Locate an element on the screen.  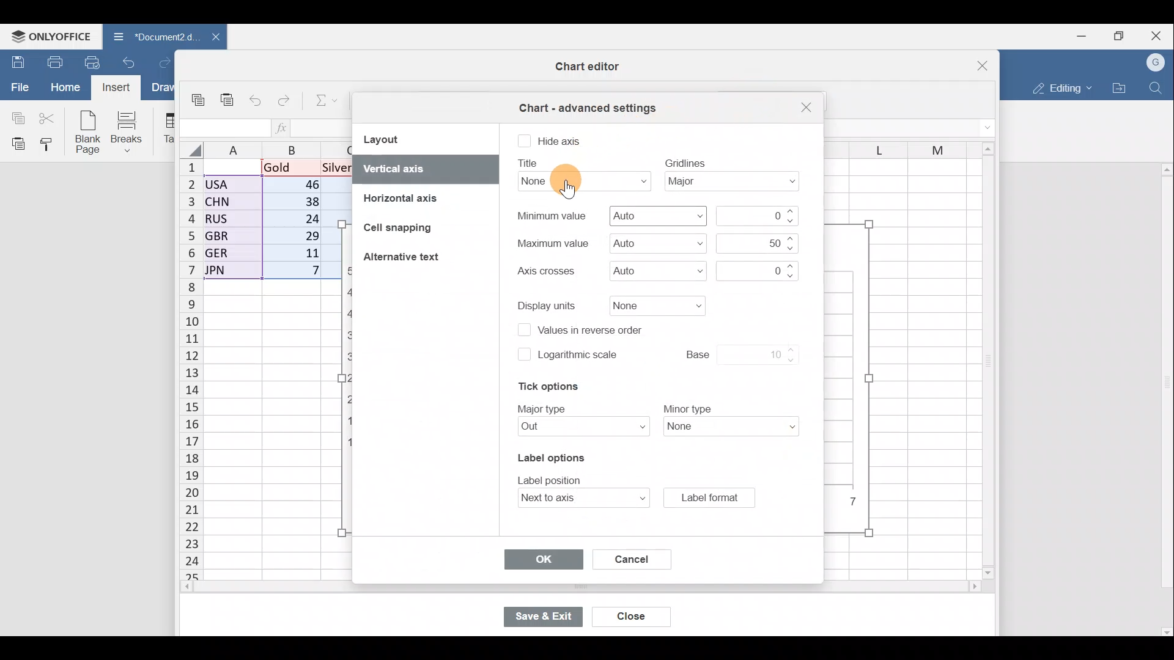
Chart advanced settings is located at coordinates (586, 104).